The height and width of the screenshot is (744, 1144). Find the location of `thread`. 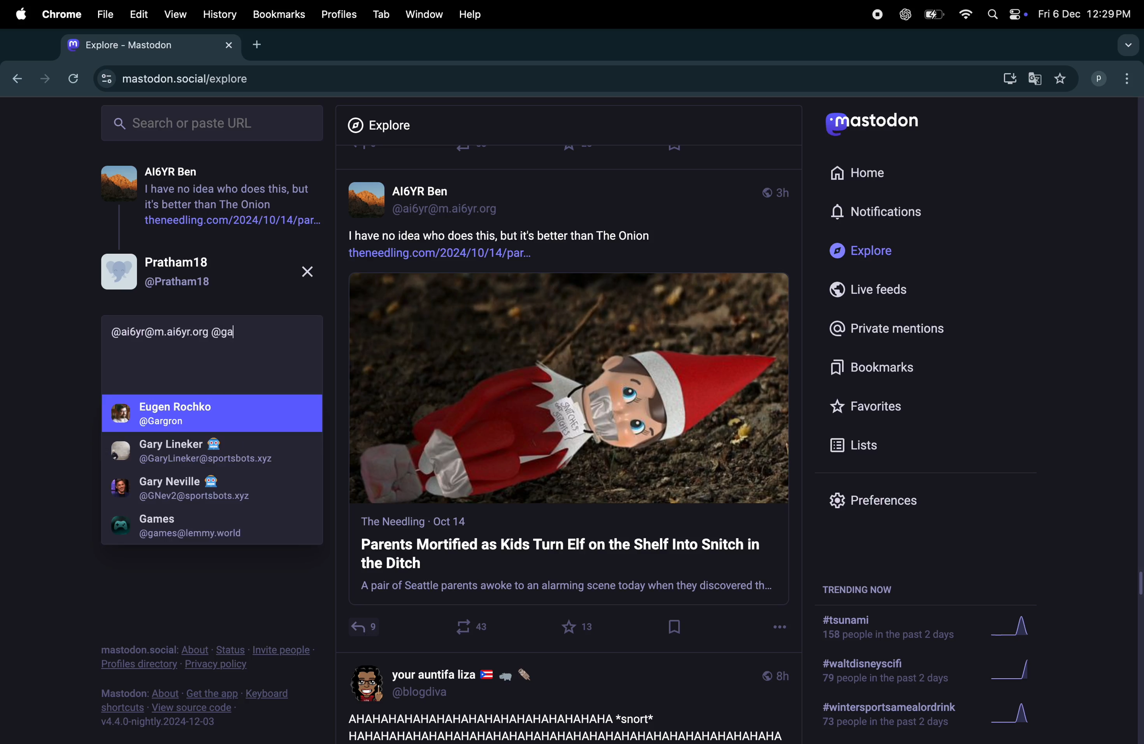

thread is located at coordinates (207, 201).